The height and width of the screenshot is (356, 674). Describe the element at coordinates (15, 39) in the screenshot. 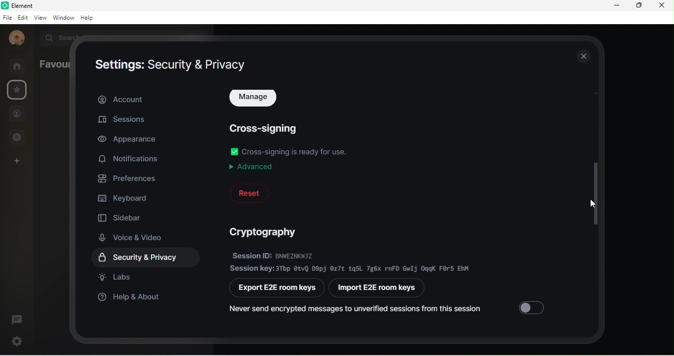

I see `account` at that location.